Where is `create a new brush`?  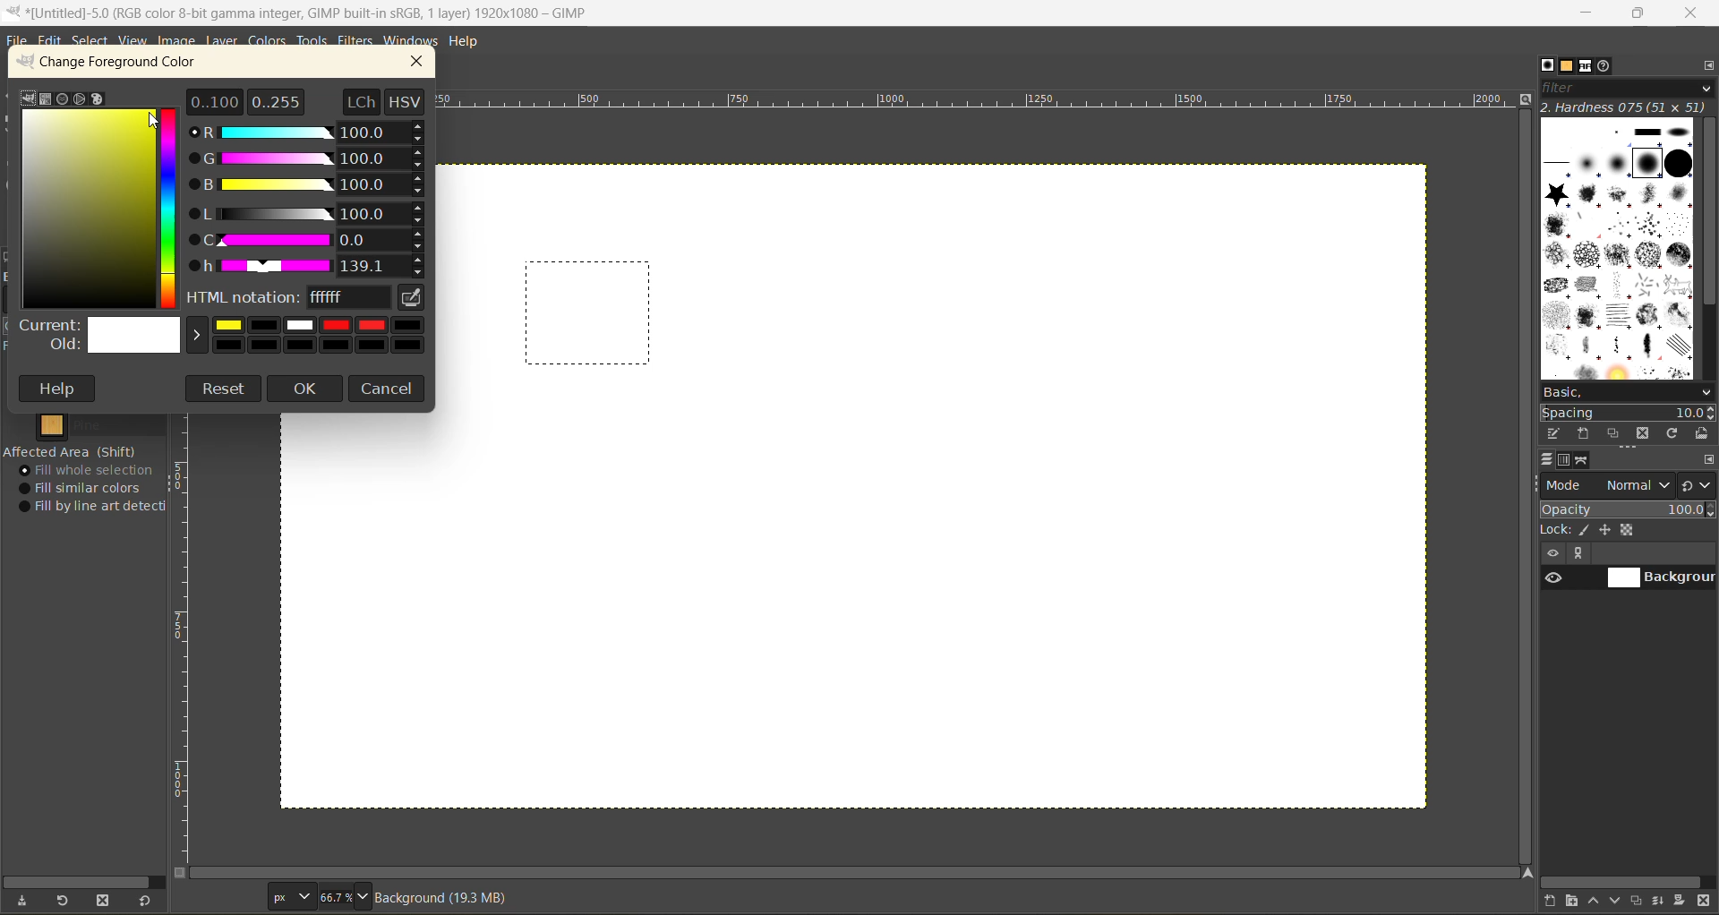 create a new brush is located at coordinates (1586, 432).